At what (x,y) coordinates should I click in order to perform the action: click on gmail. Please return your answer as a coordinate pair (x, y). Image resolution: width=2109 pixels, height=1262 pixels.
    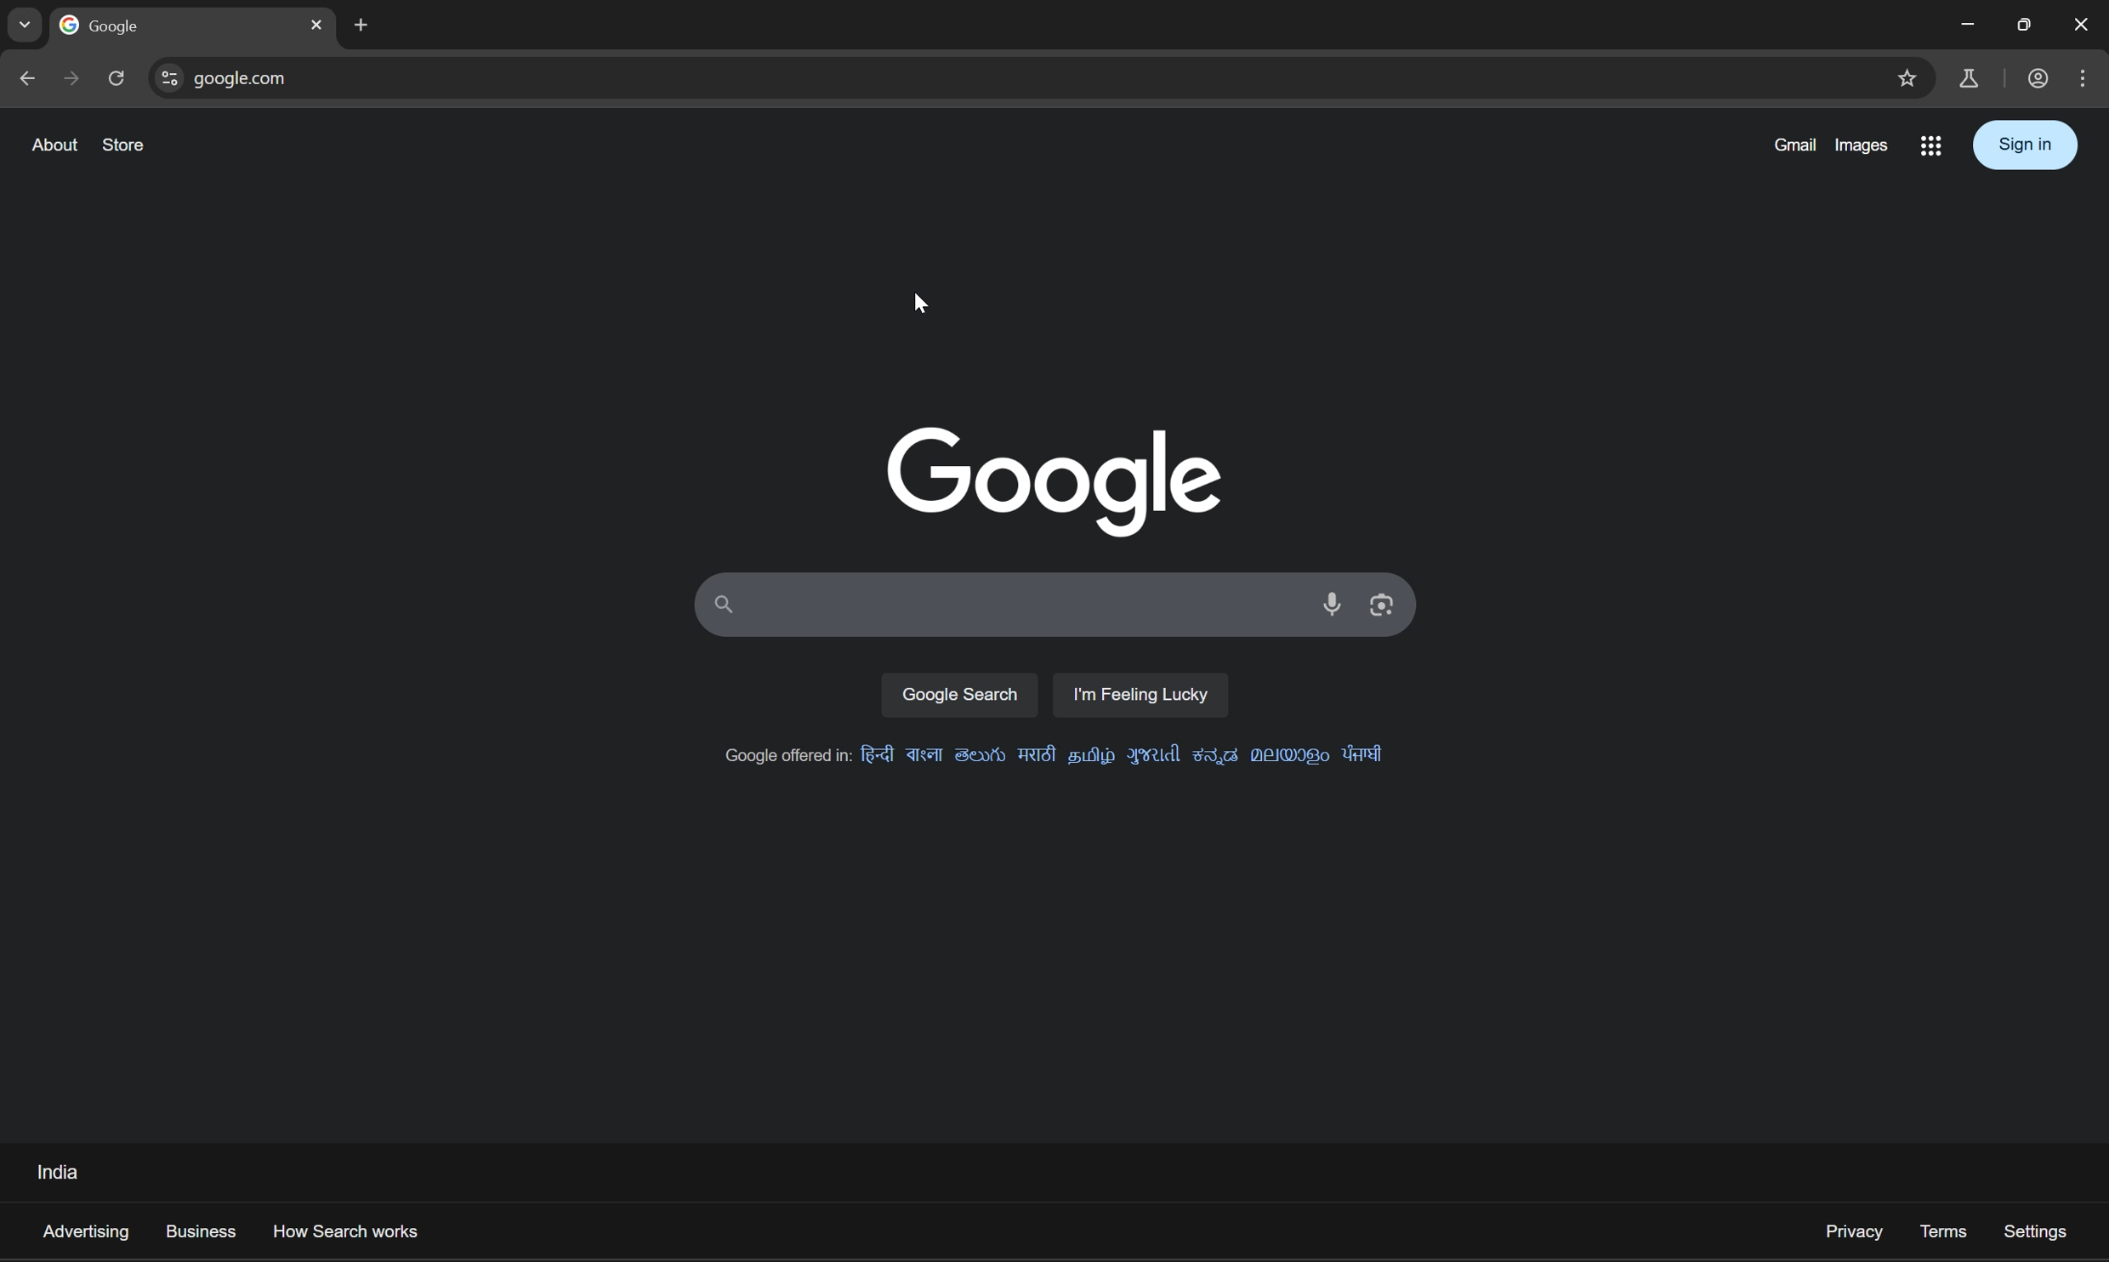
    Looking at the image, I should click on (1791, 145).